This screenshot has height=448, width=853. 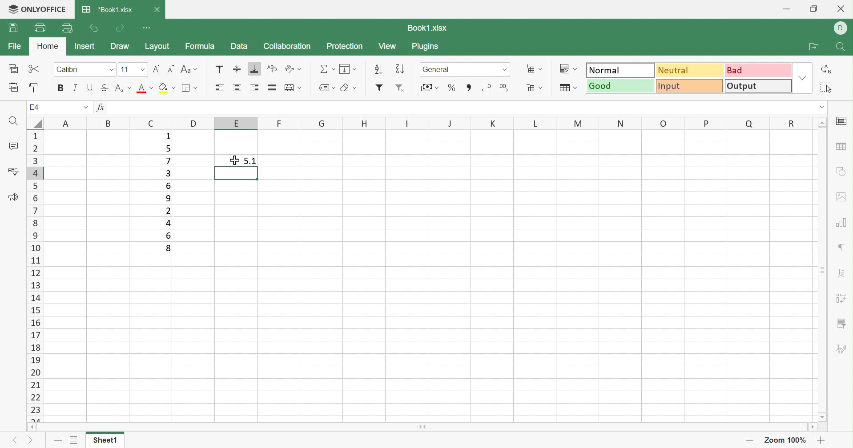 I want to click on Italic, so click(x=76, y=88).